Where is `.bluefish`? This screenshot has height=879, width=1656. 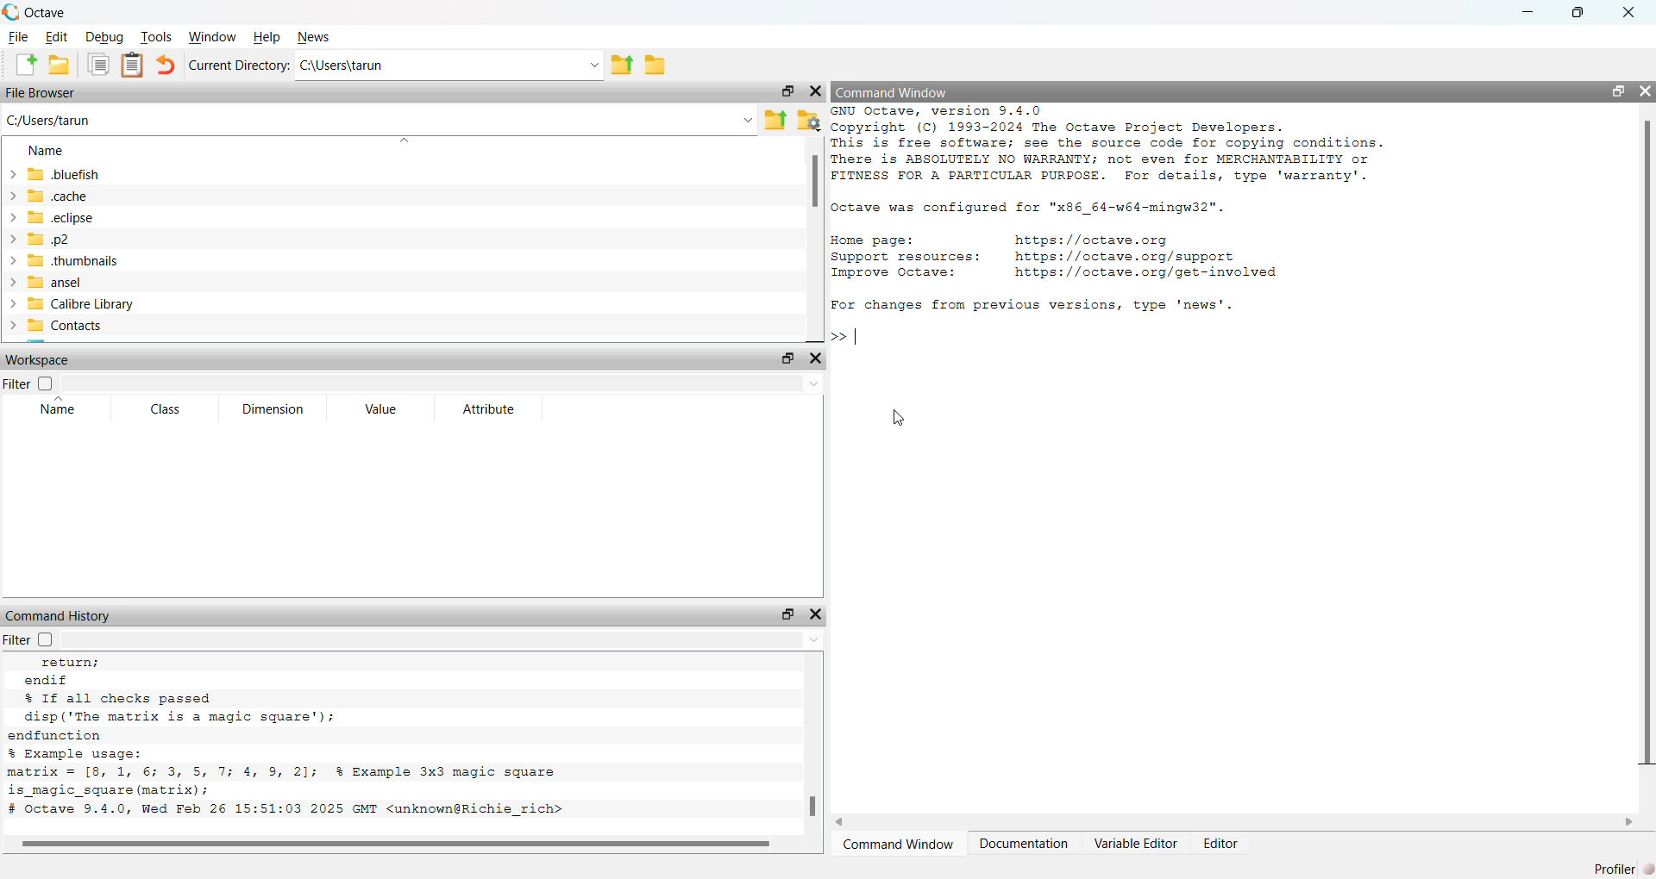
.bluefish is located at coordinates (53, 173).